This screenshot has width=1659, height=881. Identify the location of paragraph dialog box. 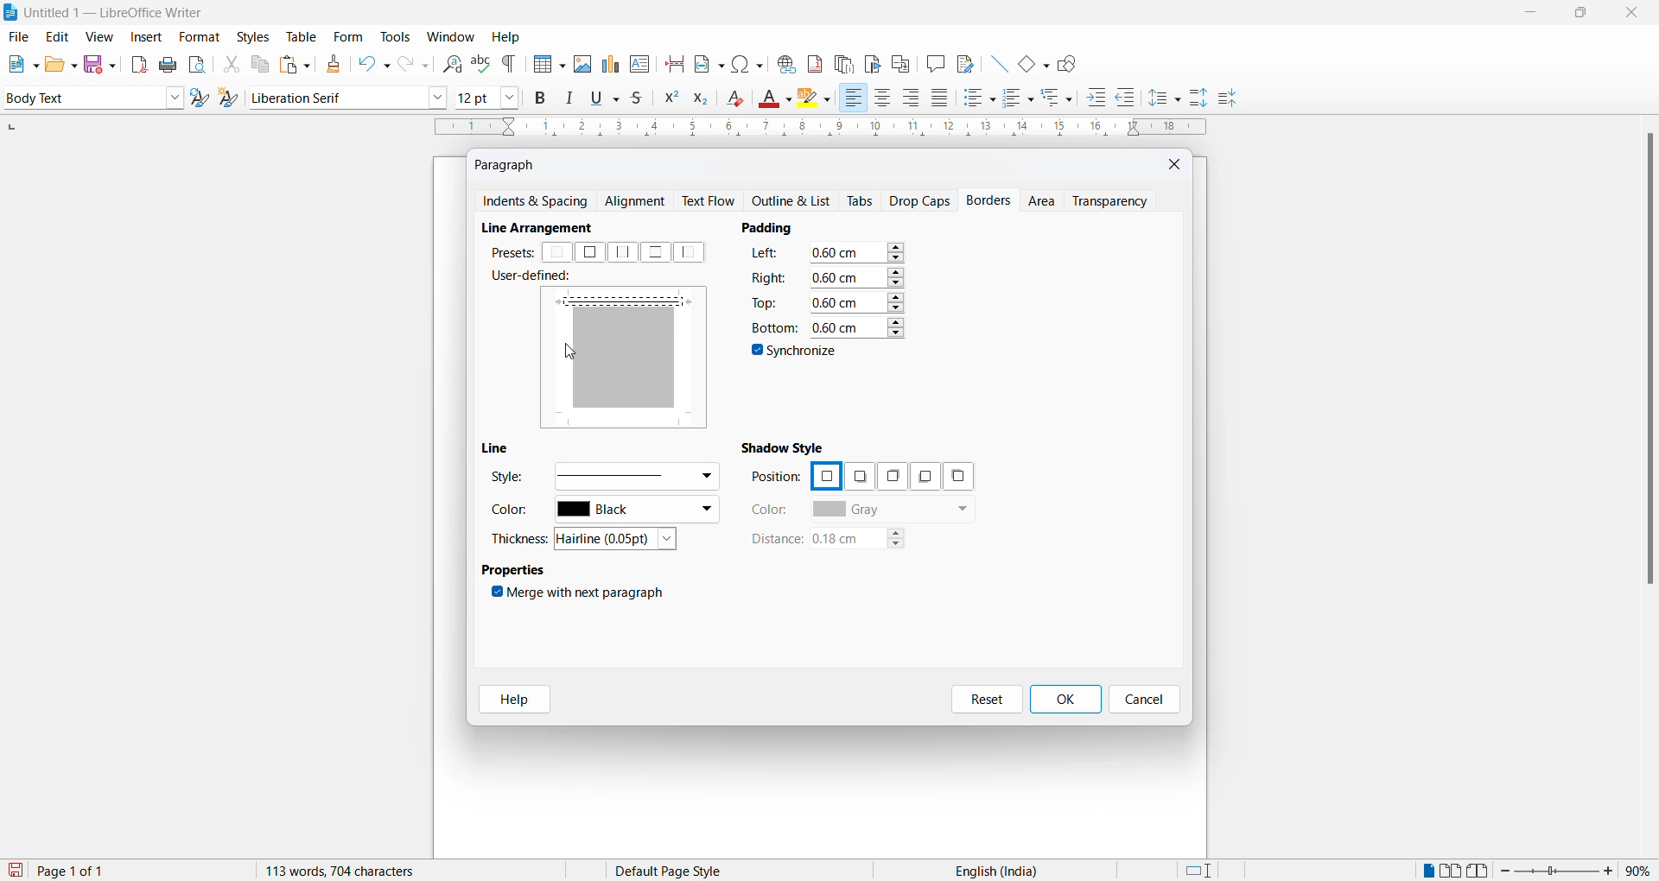
(509, 164).